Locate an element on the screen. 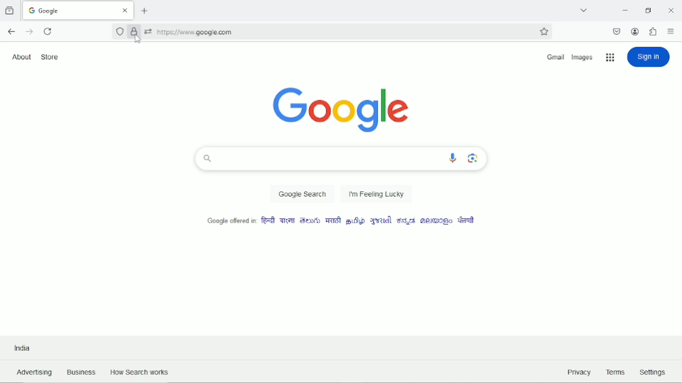 The image size is (682, 383). About is located at coordinates (21, 56).